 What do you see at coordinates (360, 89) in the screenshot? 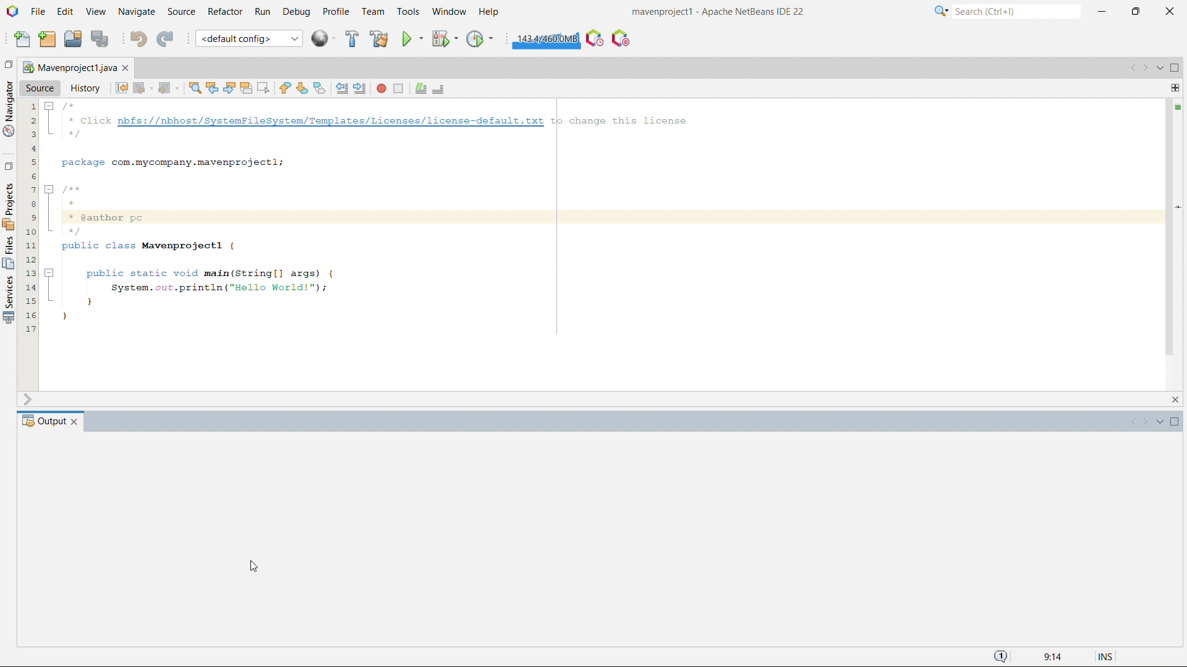
I see `shift line right` at bounding box center [360, 89].